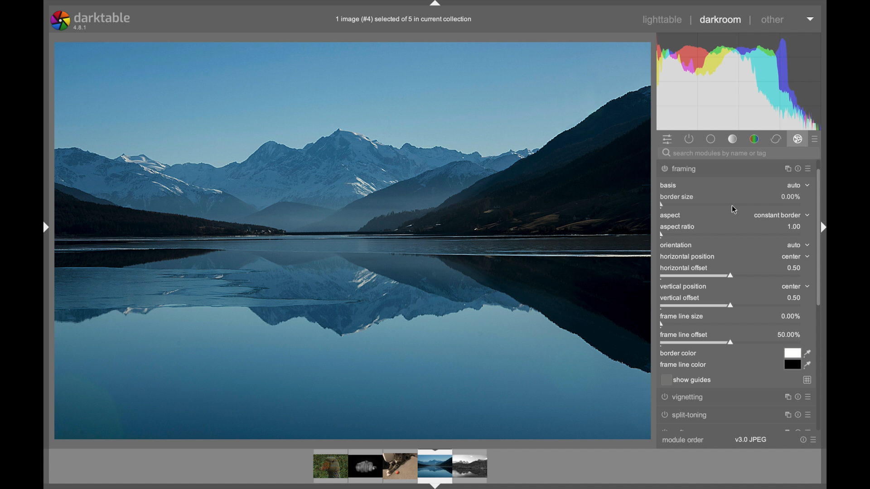  What do you see at coordinates (753, 439) in the screenshot?
I see `v3.0 JPEG` at bounding box center [753, 439].